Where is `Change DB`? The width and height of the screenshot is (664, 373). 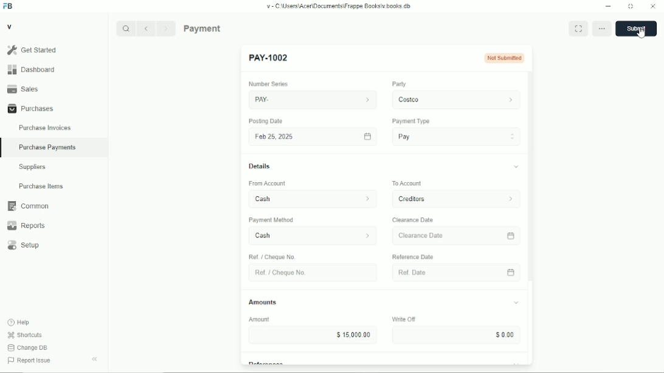
Change DB is located at coordinates (28, 348).